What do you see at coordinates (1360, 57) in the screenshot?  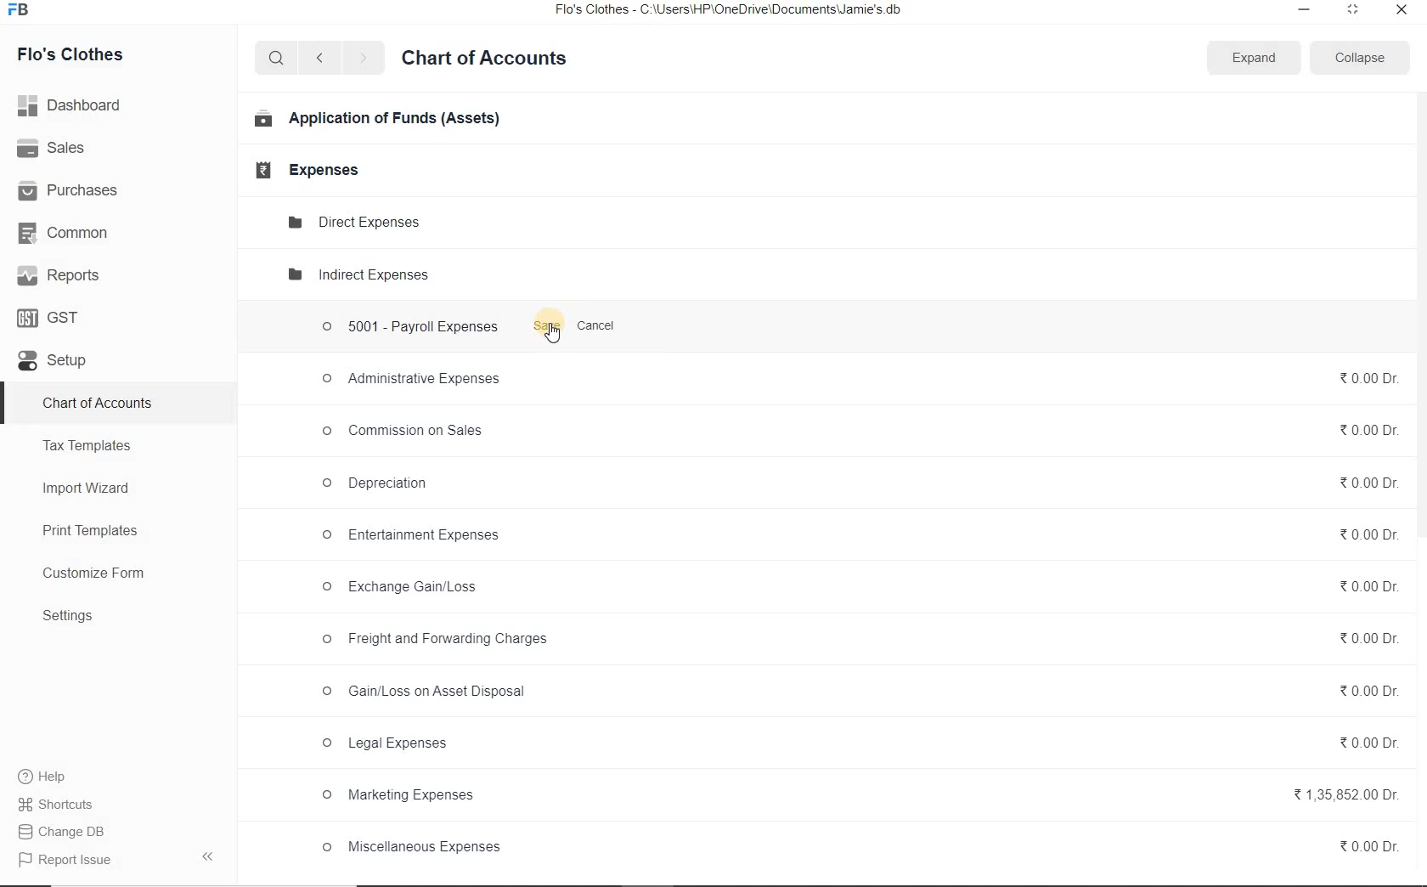 I see `Collapse` at bounding box center [1360, 57].